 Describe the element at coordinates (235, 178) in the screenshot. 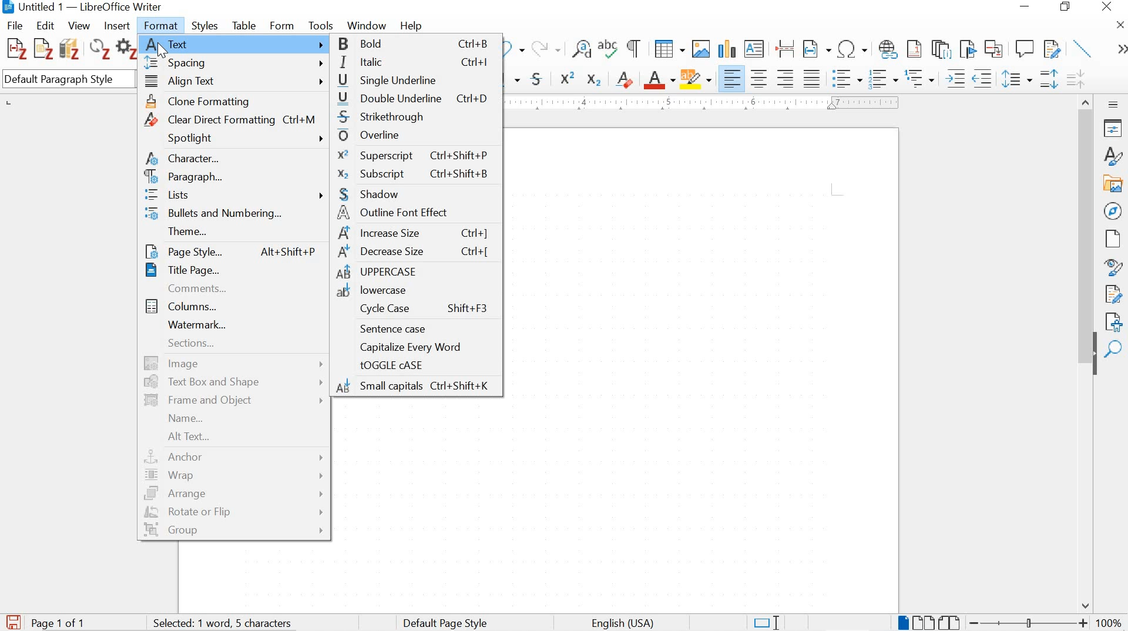

I see `paragraph` at that location.